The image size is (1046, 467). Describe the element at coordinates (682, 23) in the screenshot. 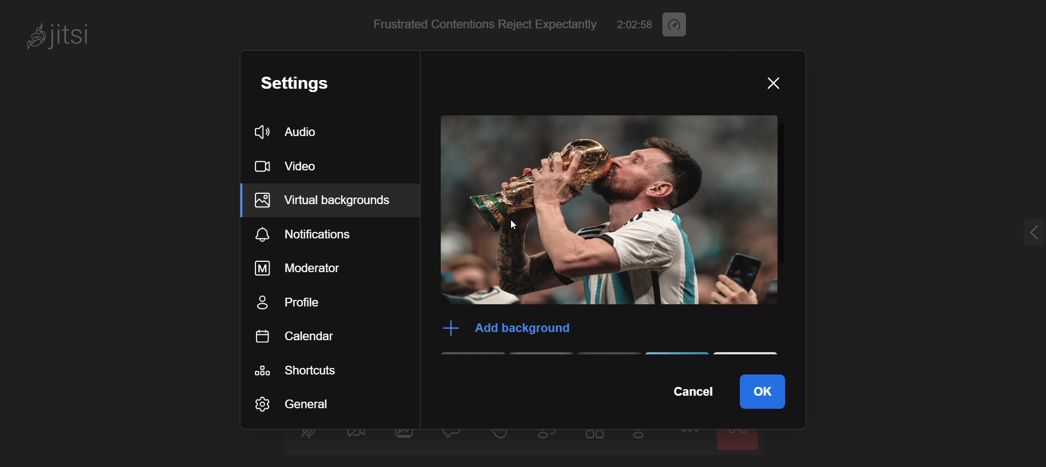

I see `performance setting` at that location.